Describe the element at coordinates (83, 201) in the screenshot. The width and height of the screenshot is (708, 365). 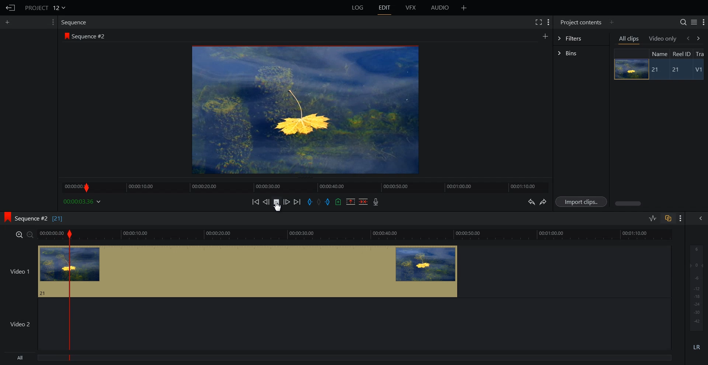
I see `00:00:00.00` at that location.